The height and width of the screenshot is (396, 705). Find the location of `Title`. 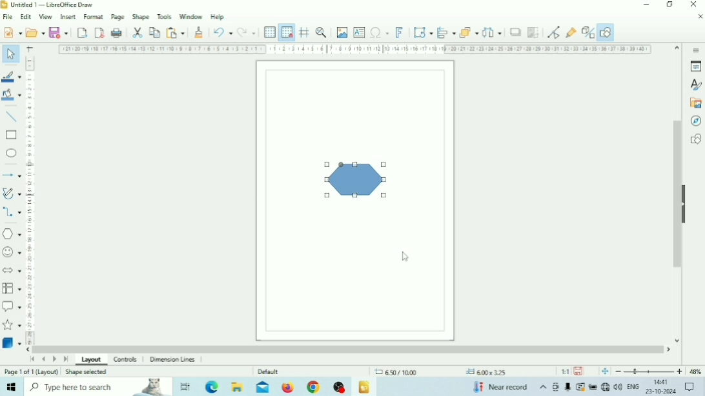

Title is located at coordinates (52, 5).